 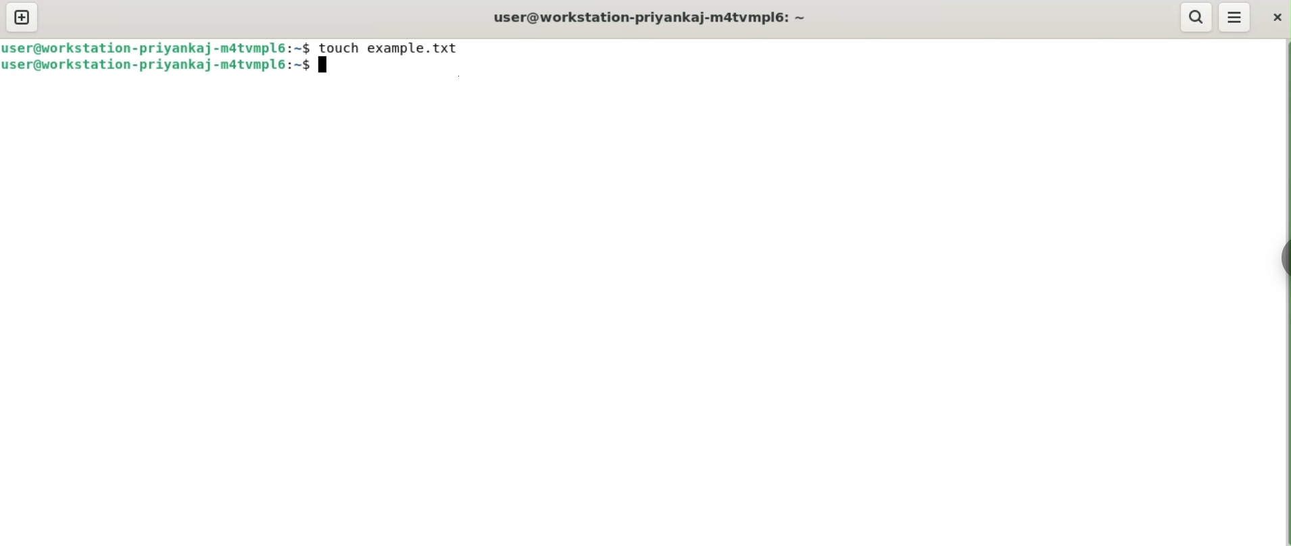 What do you see at coordinates (1275, 19) in the screenshot?
I see `close` at bounding box center [1275, 19].